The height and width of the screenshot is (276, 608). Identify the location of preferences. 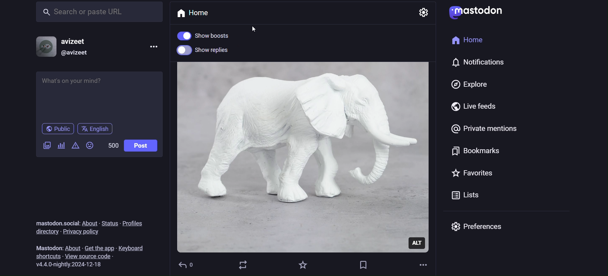
(482, 229).